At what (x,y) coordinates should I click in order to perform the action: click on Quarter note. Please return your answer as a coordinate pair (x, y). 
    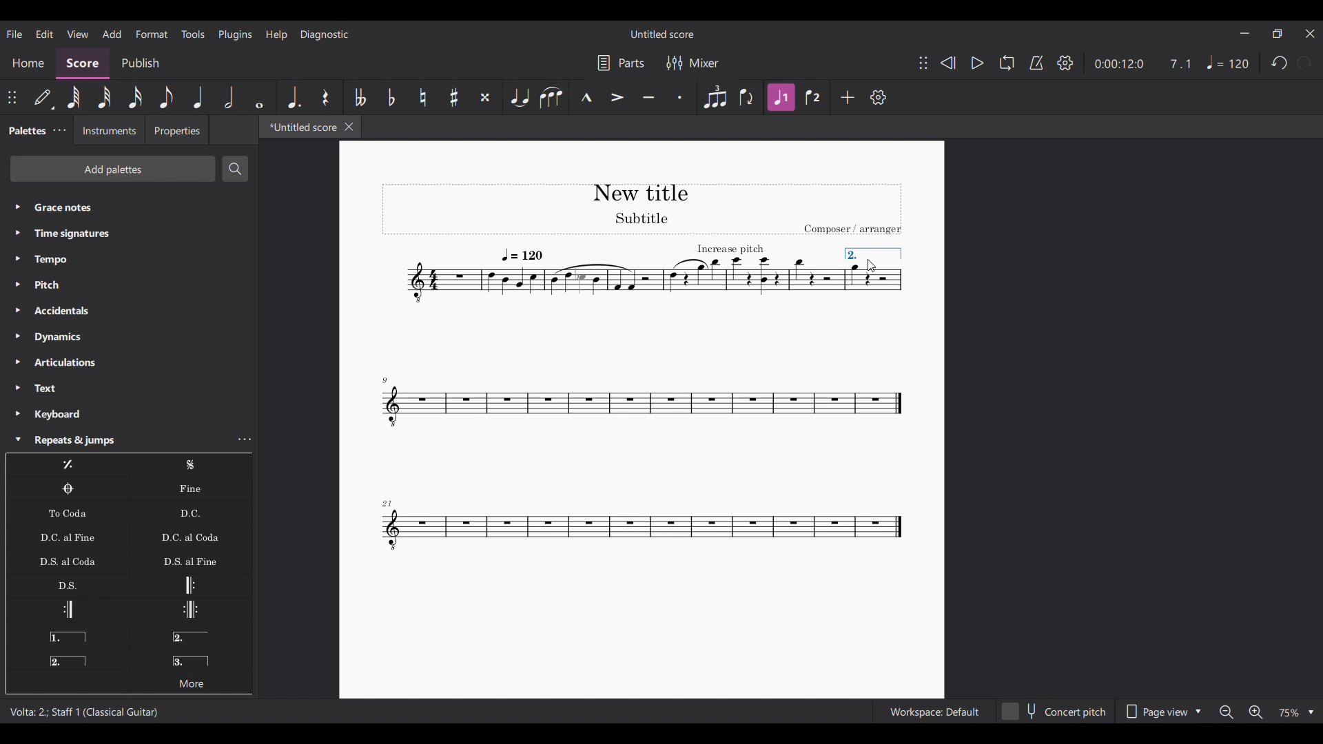
    Looking at the image, I should click on (198, 97).